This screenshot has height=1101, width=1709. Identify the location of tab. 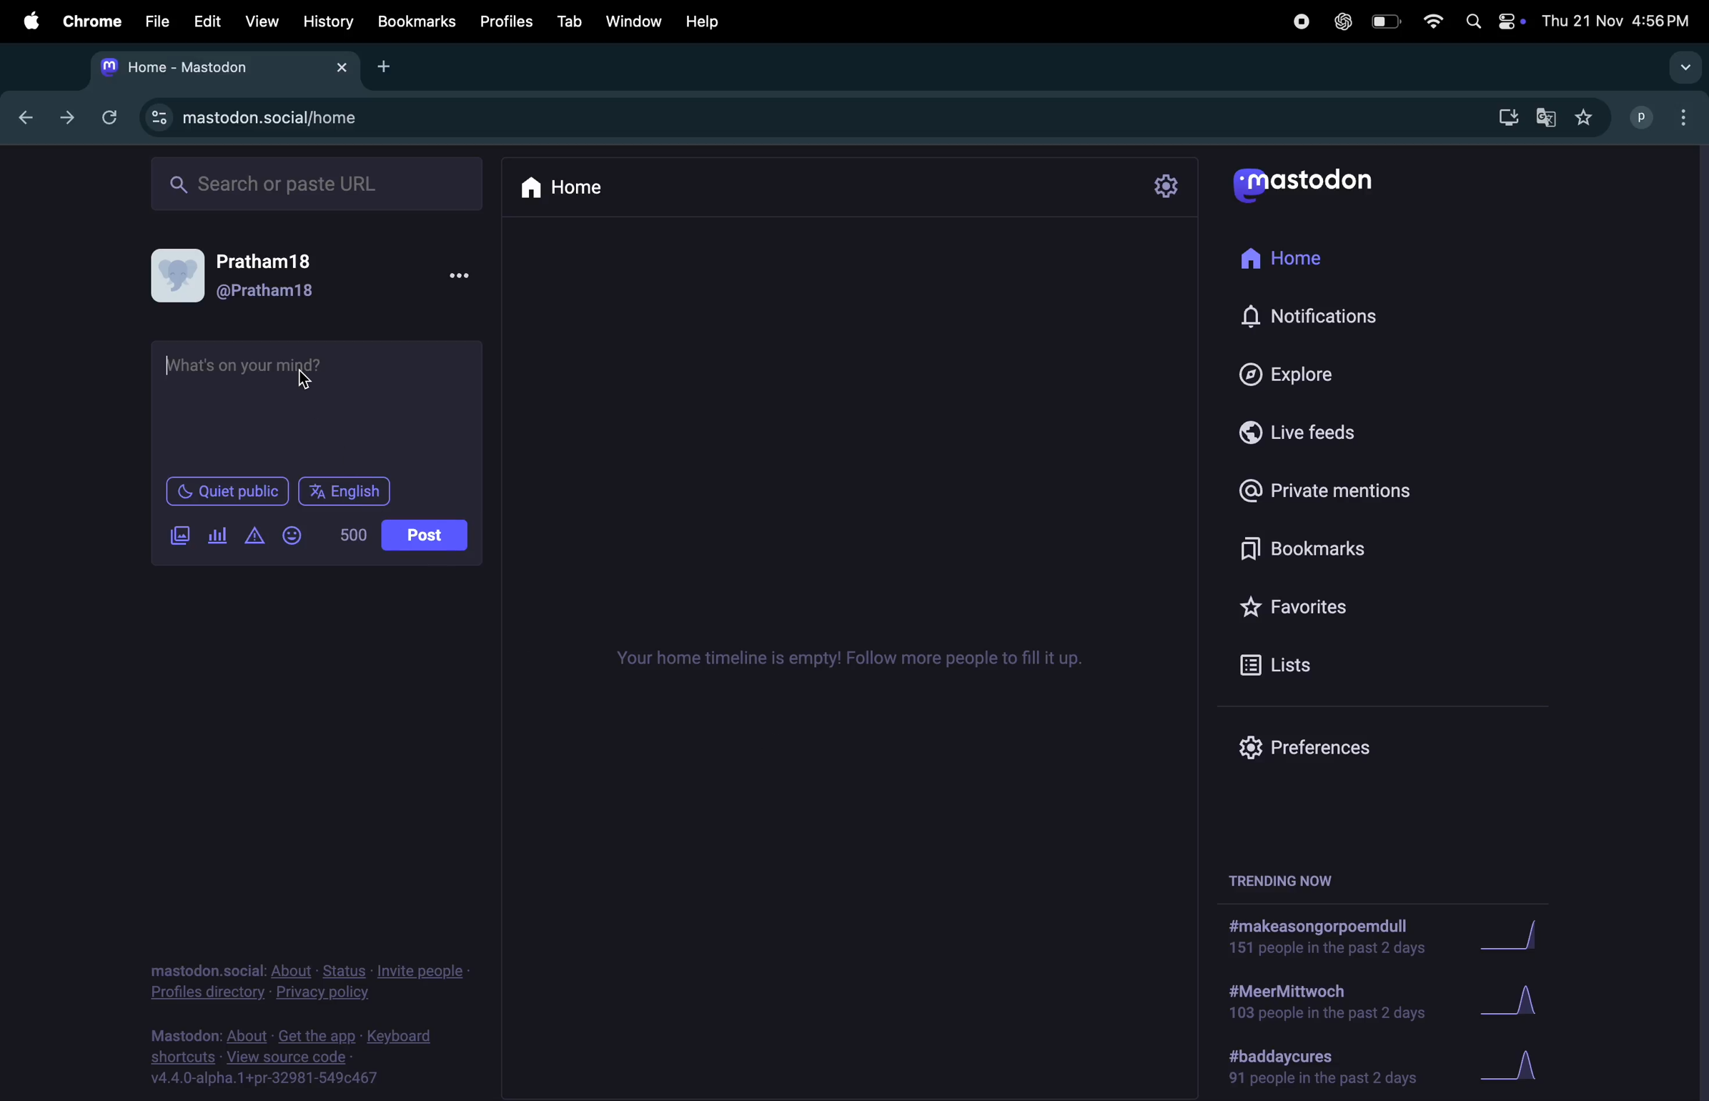
(568, 19).